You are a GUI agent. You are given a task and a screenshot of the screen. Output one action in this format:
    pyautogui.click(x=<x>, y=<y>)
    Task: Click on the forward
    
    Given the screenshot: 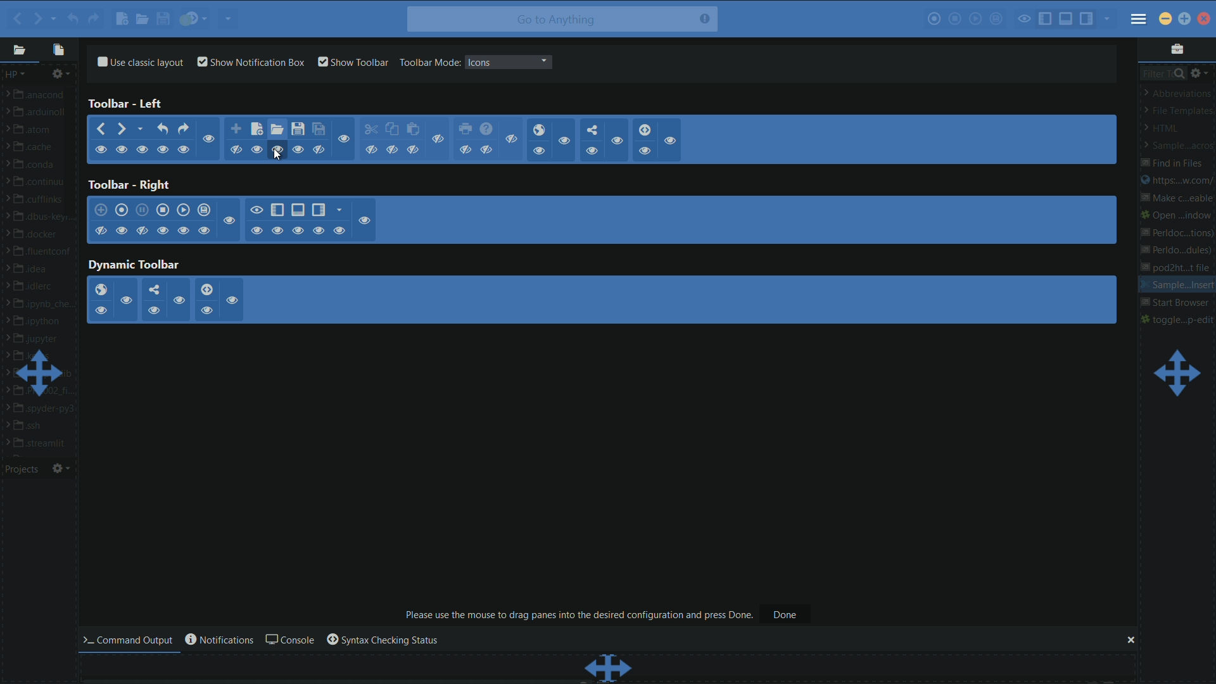 What is the action you would take?
    pyautogui.click(x=123, y=129)
    